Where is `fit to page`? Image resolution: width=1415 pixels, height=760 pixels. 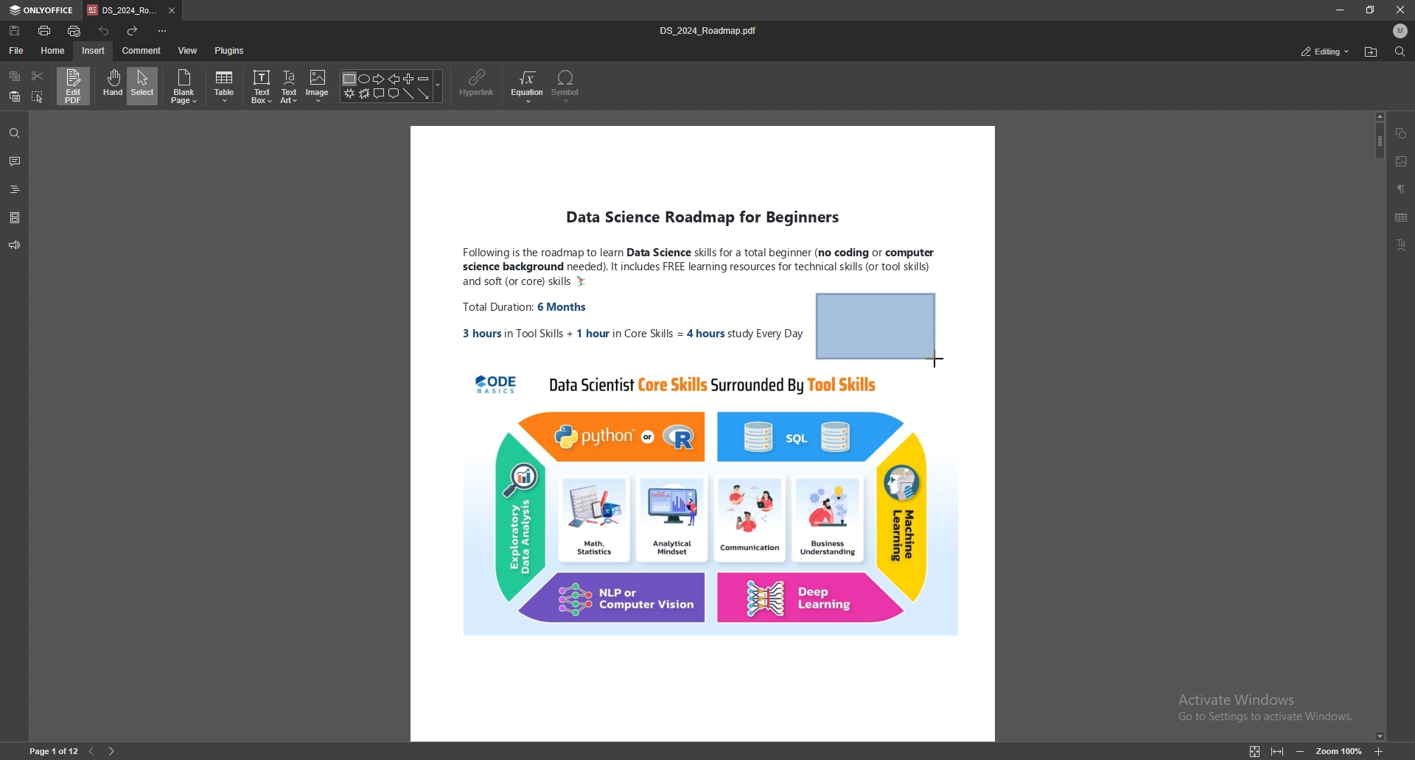 fit to page is located at coordinates (1254, 751).